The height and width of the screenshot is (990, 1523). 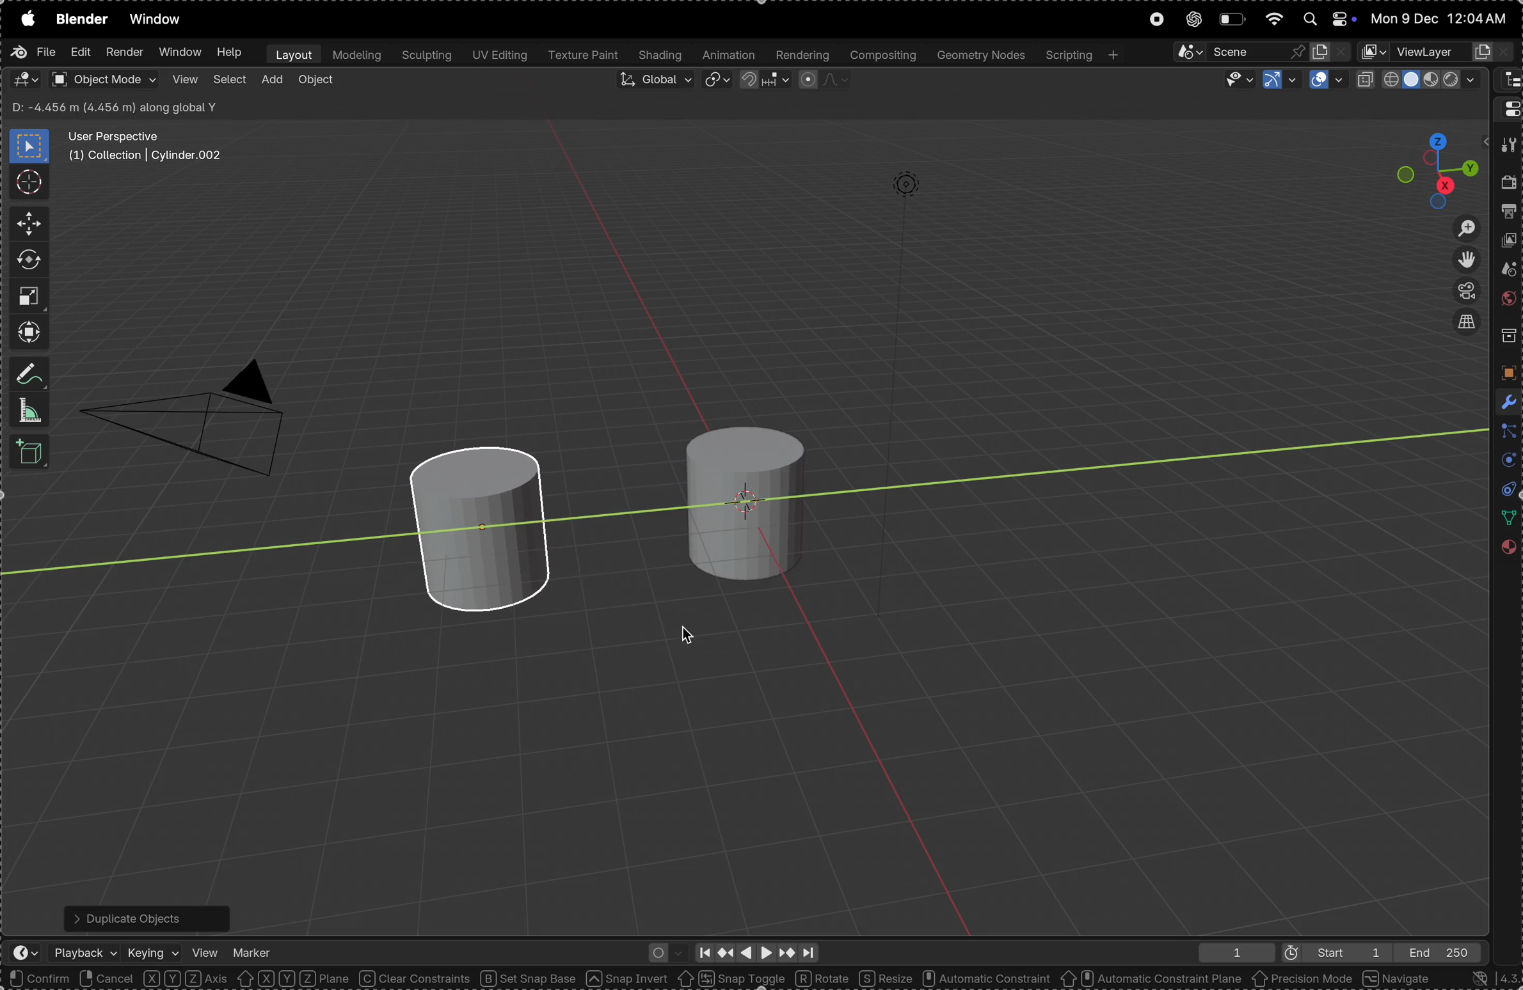 I want to click on precision mode, so click(x=1303, y=980).